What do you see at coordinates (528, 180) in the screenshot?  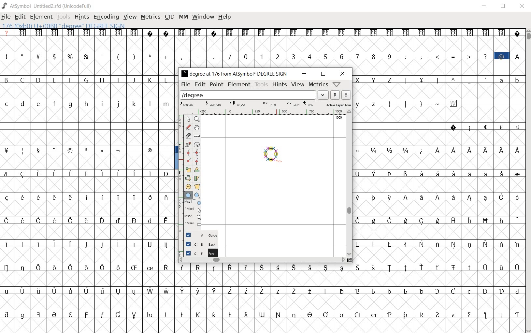 I see `scrollbar` at bounding box center [528, 180].